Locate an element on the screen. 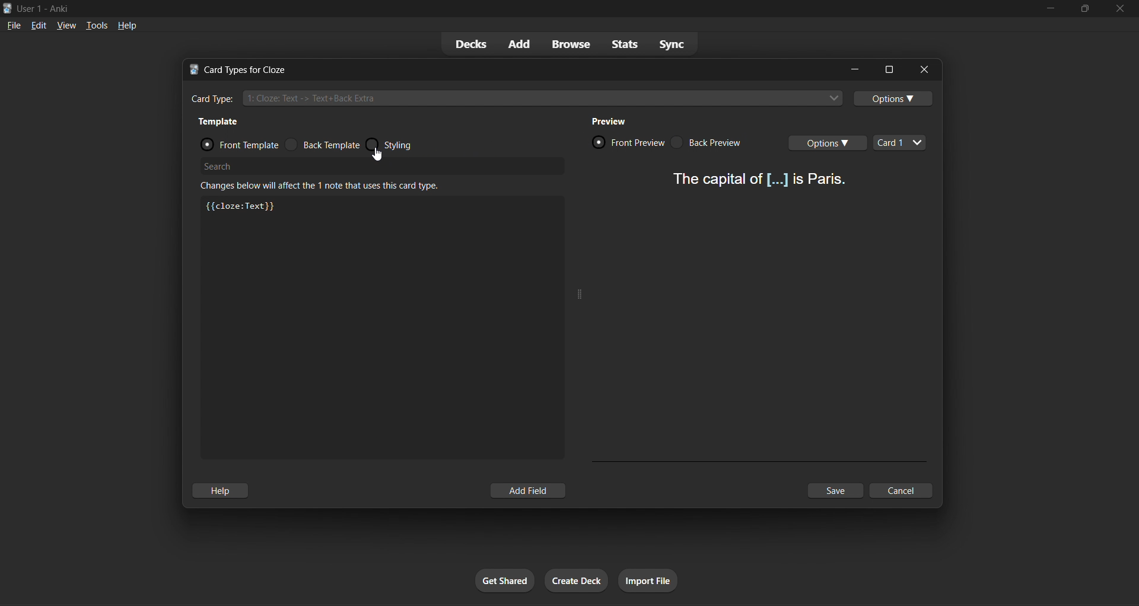 The image size is (1139, 606). minimize is located at coordinates (1053, 9).